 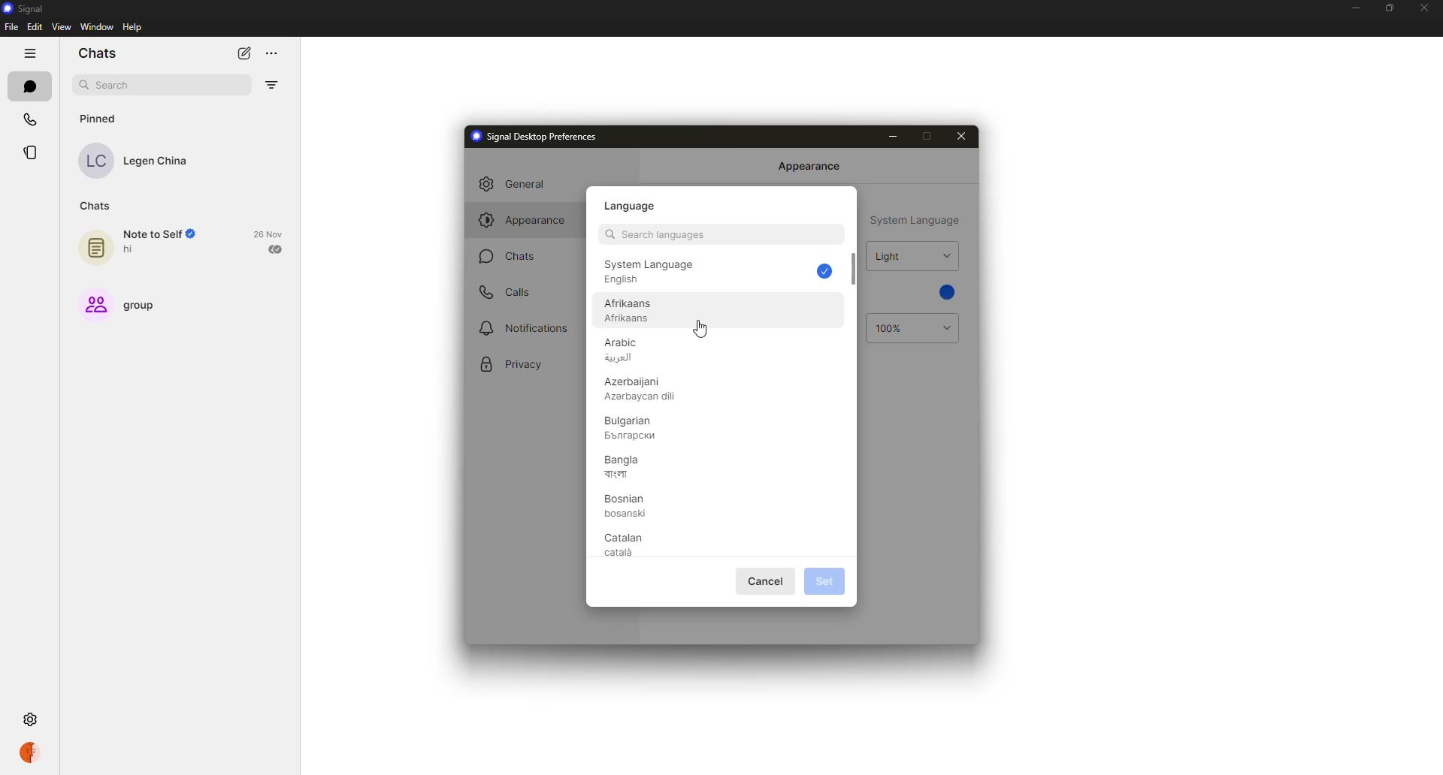 I want to click on search, so click(x=653, y=234).